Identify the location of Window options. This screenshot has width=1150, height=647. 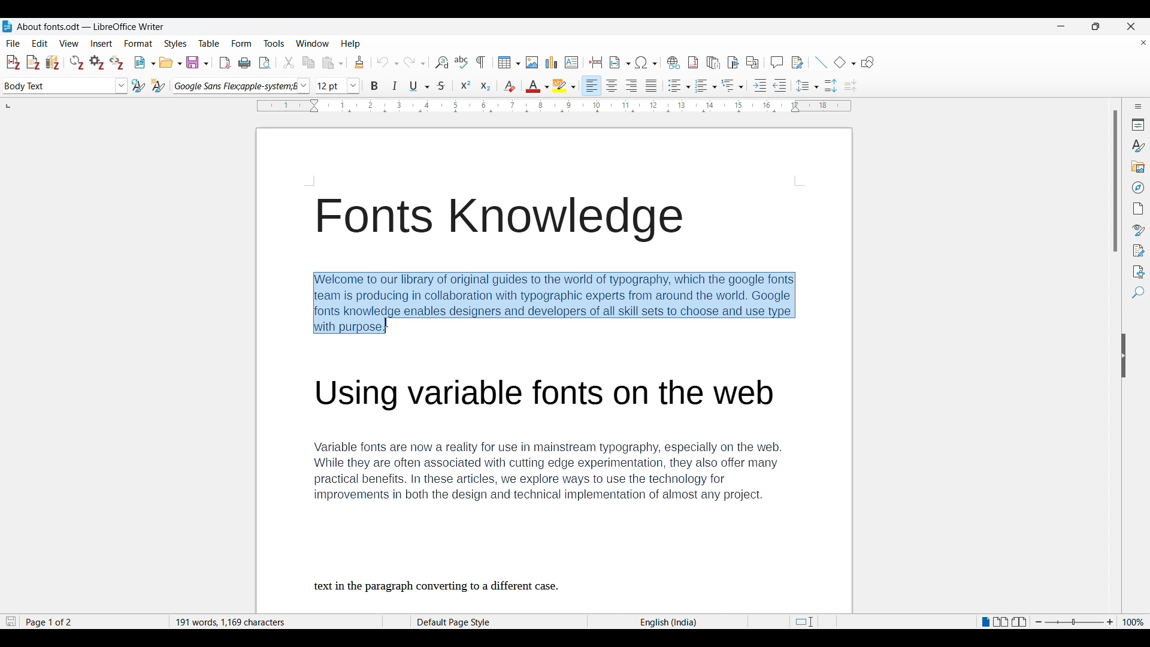
(313, 43).